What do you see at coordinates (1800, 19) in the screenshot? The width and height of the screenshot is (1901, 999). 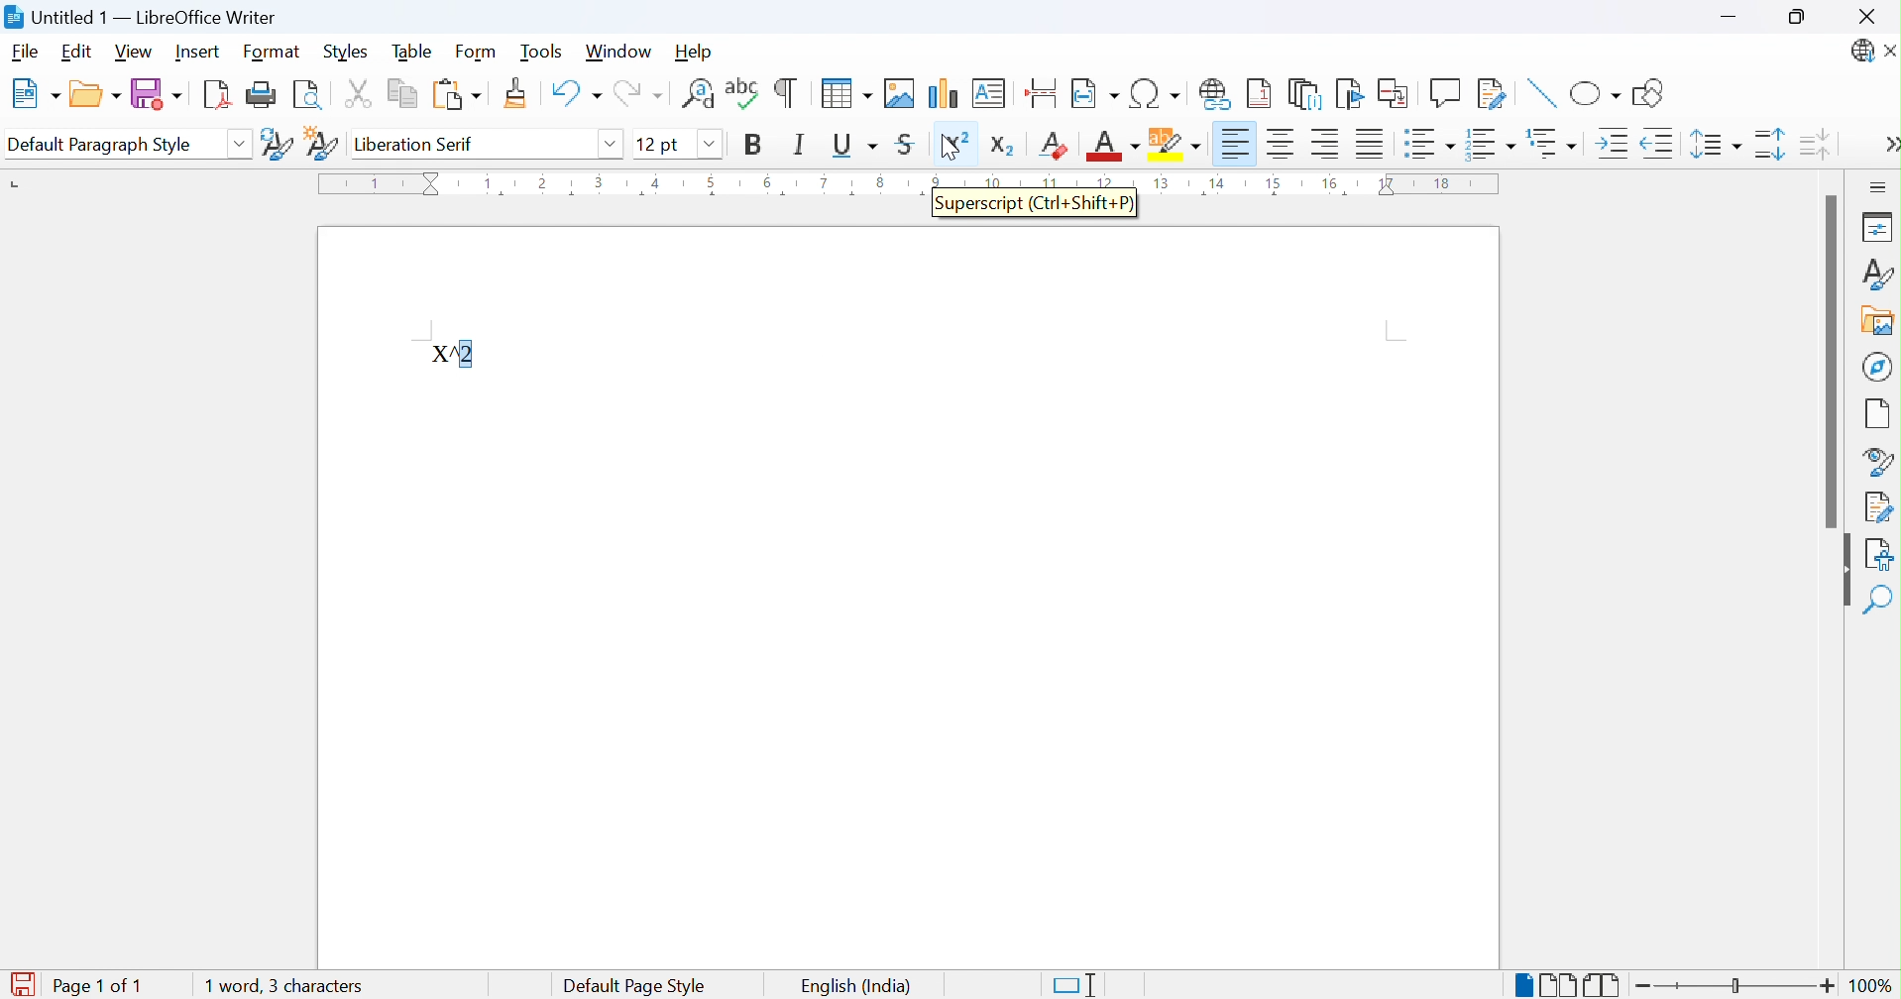 I see `Restore down` at bounding box center [1800, 19].